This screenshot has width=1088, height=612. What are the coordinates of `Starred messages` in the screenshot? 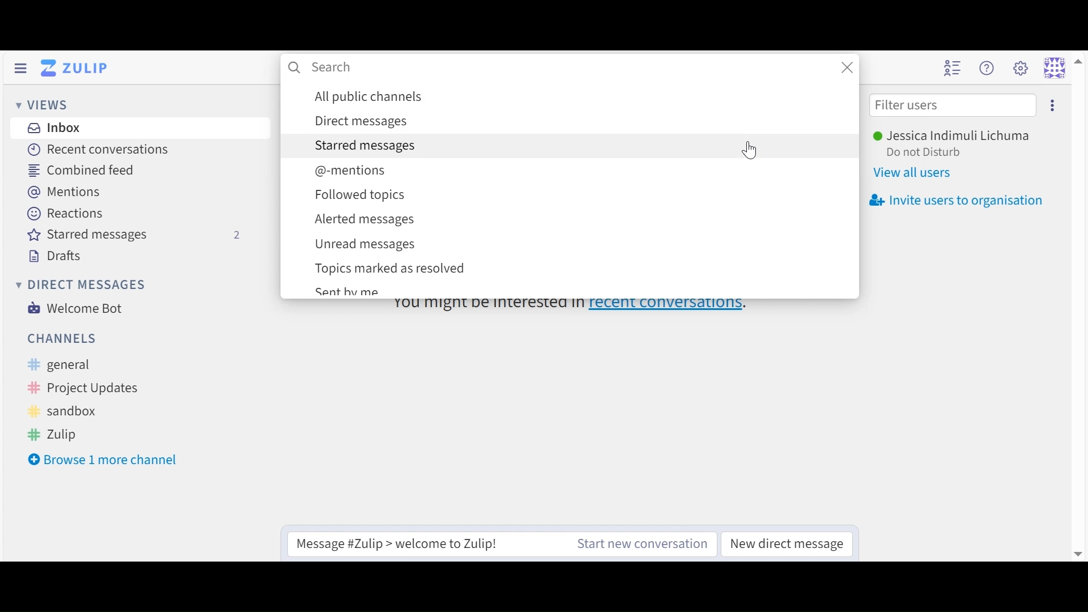 It's located at (140, 236).